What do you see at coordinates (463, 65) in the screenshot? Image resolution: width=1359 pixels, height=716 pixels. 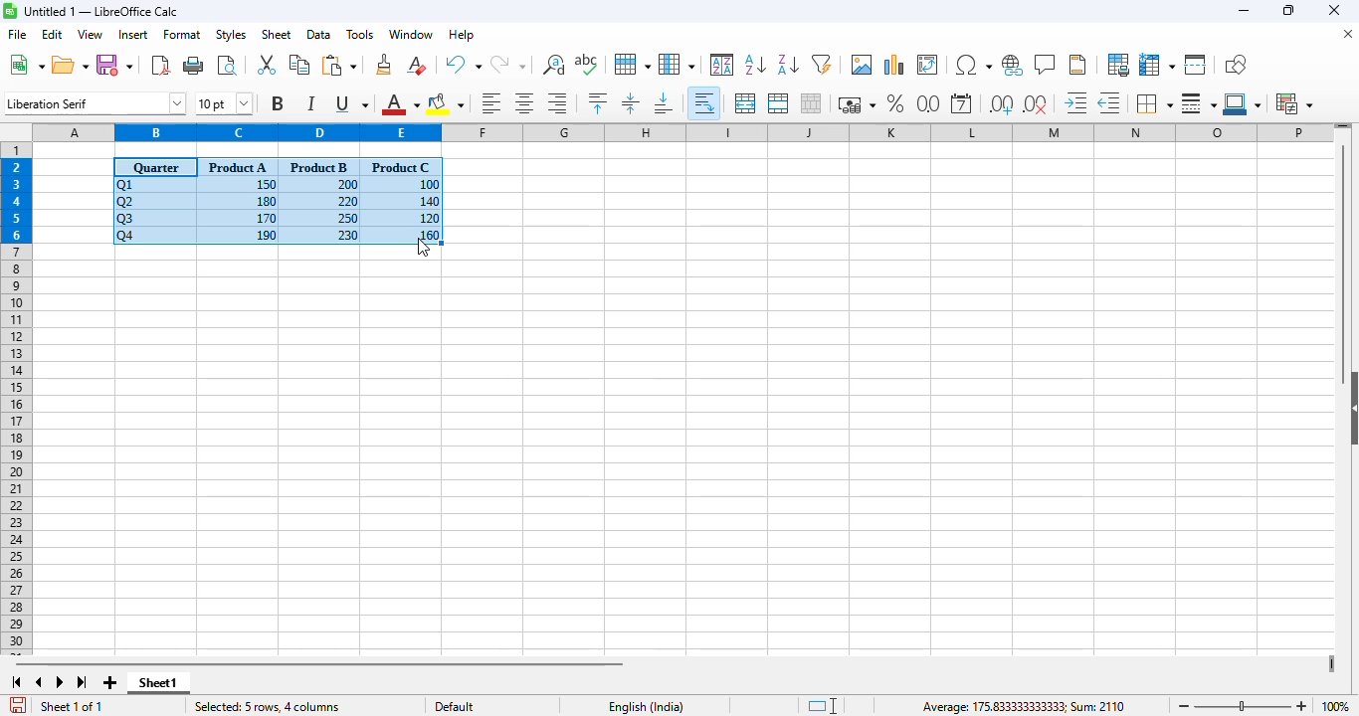 I see `undo` at bounding box center [463, 65].